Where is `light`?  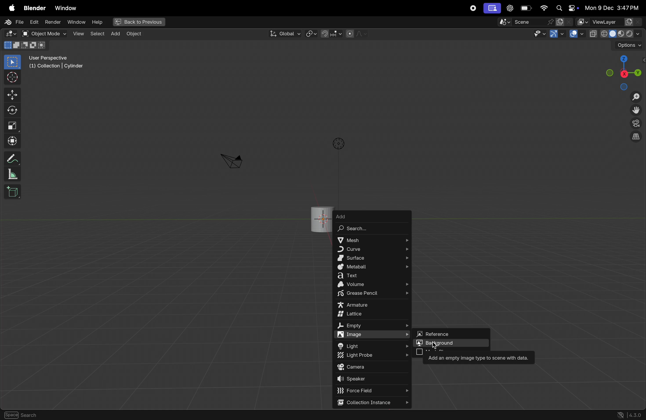 light is located at coordinates (374, 345).